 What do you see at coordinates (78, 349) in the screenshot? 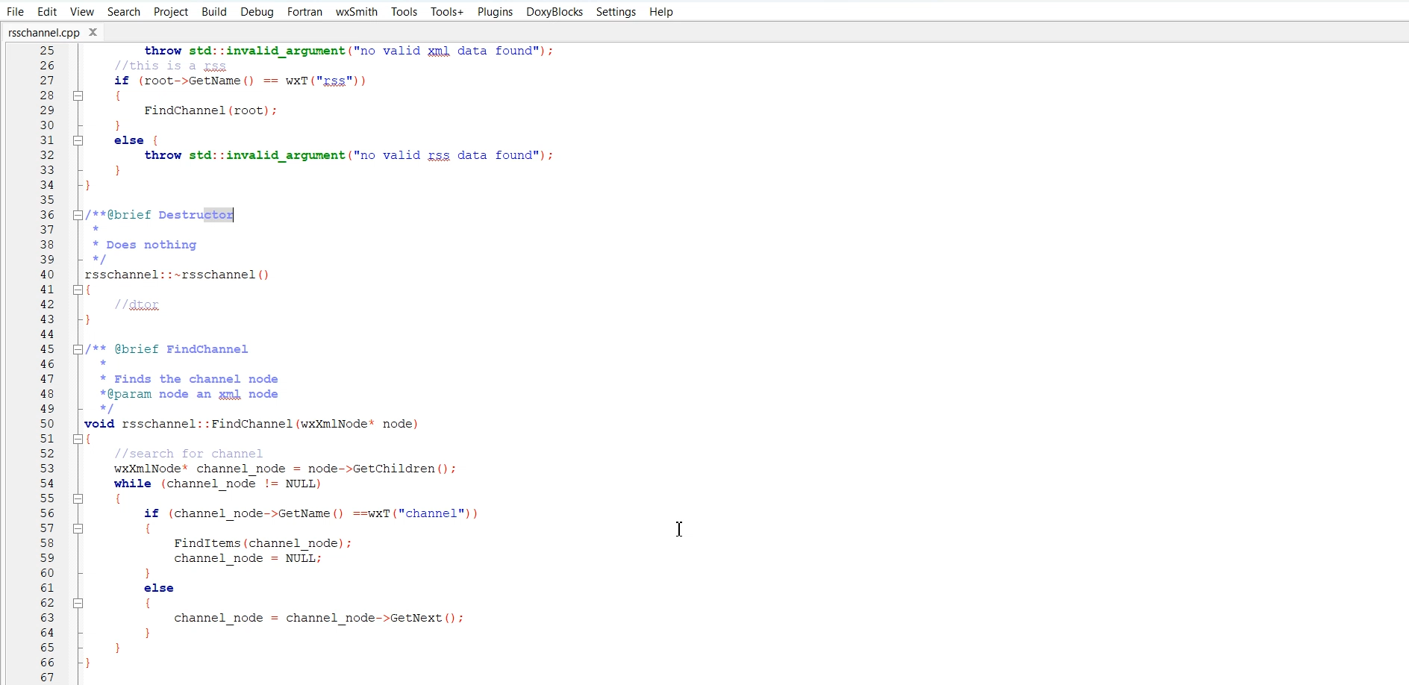
I see `Collapse` at bounding box center [78, 349].